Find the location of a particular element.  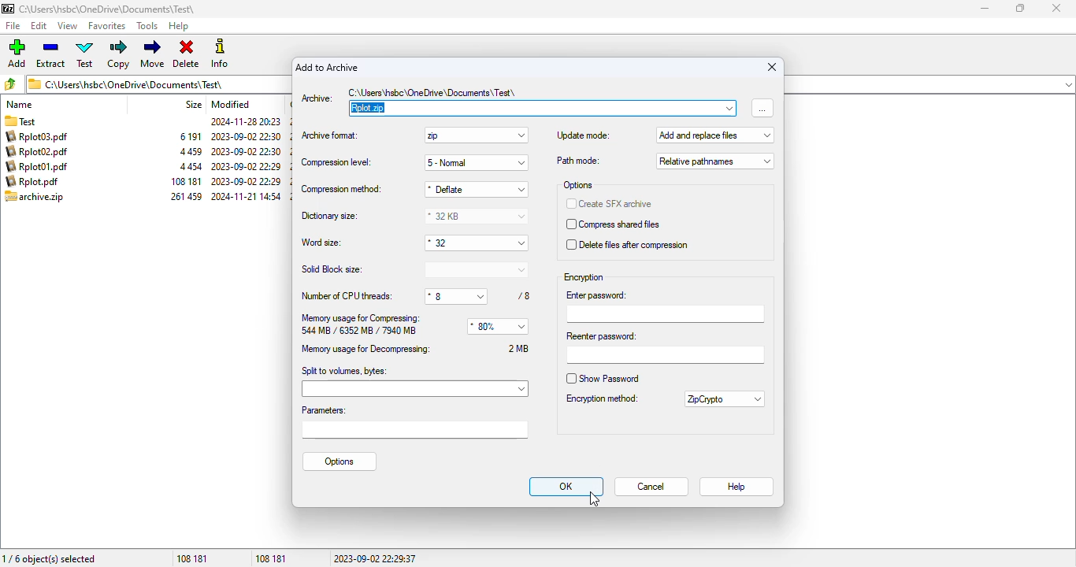

show password is located at coordinates (603, 378).